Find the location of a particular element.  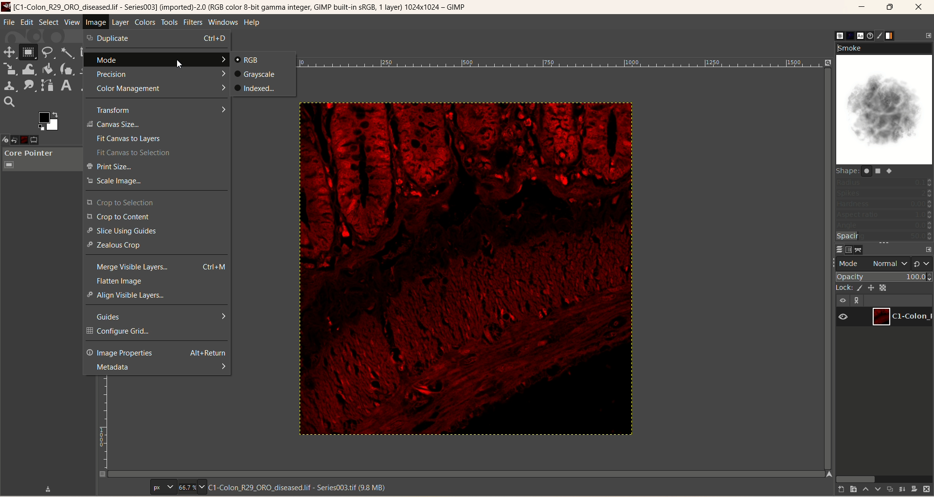

brush is located at coordinates (840, 36).